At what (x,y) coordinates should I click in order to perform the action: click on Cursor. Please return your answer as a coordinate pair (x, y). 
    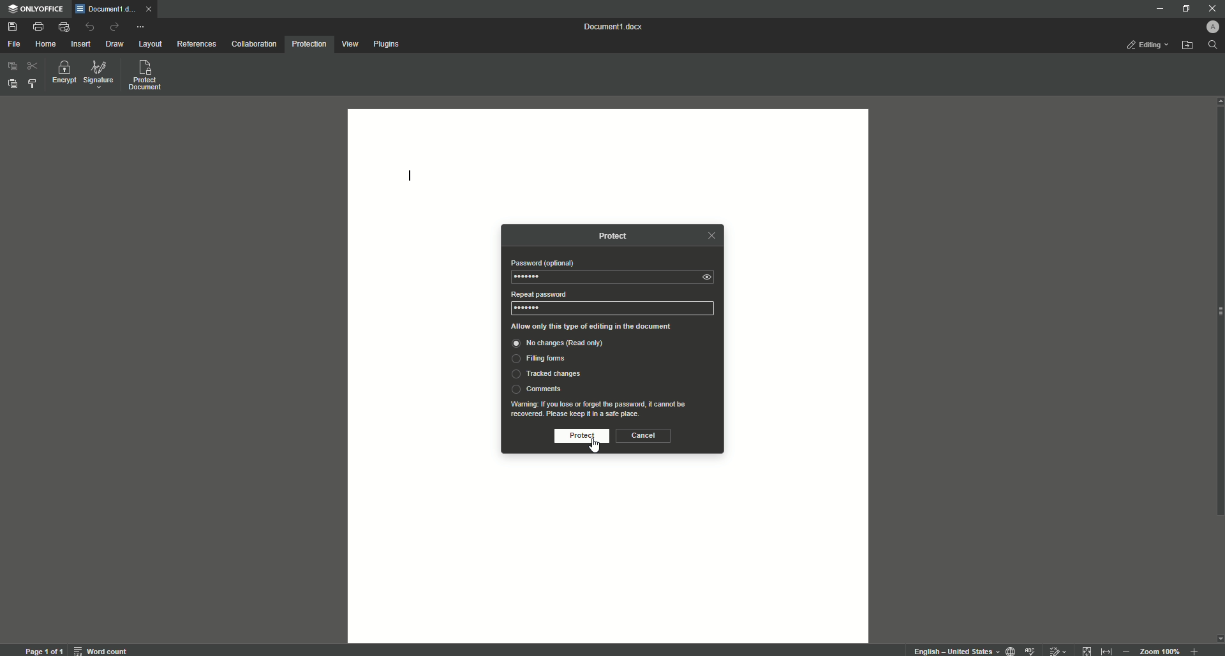
    Looking at the image, I should click on (594, 444).